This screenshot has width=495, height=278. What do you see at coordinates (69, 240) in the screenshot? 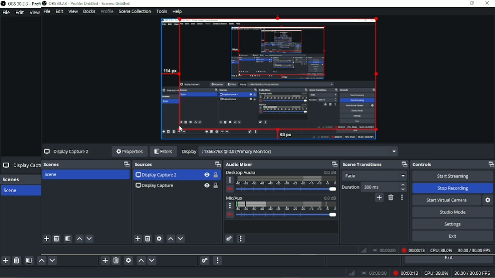
I see `filter` at bounding box center [69, 240].